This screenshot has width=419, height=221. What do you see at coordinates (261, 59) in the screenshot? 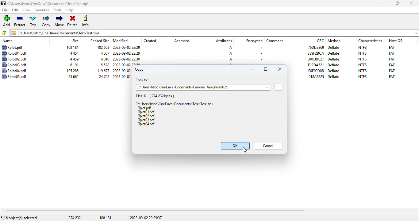
I see `-` at bounding box center [261, 59].